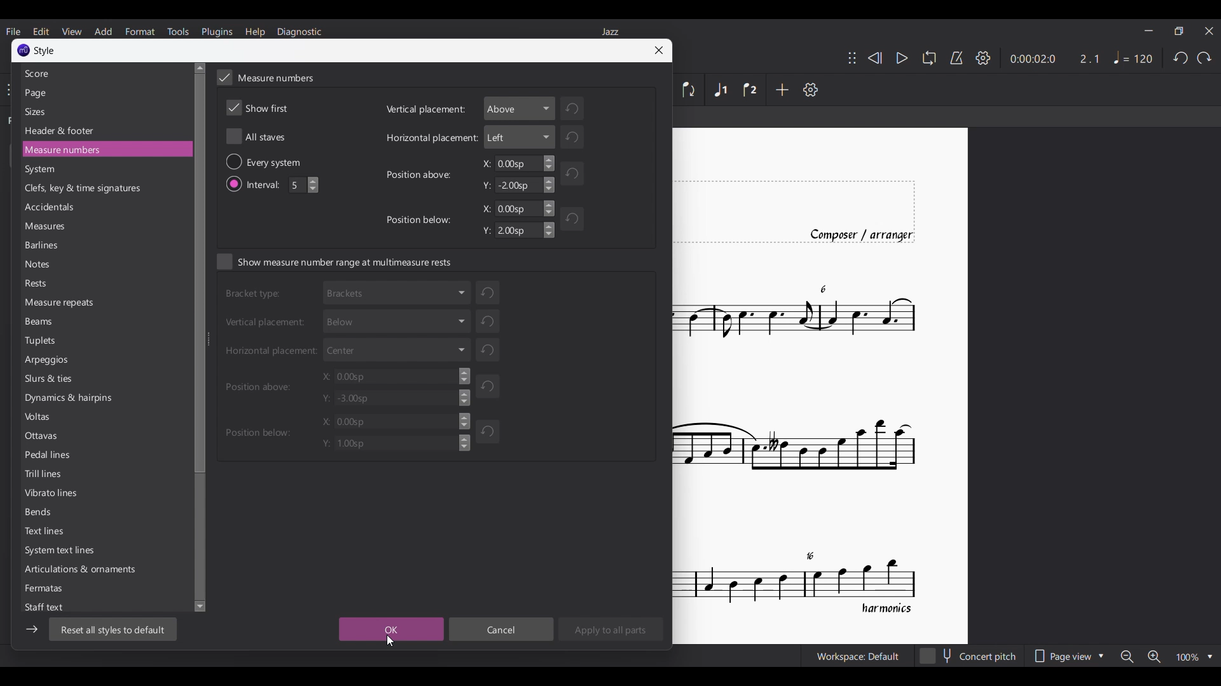 This screenshot has width=1221, height=686. What do you see at coordinates (782, 90) in the screenshot?
I see `Add` at bounding box center [782, 90].